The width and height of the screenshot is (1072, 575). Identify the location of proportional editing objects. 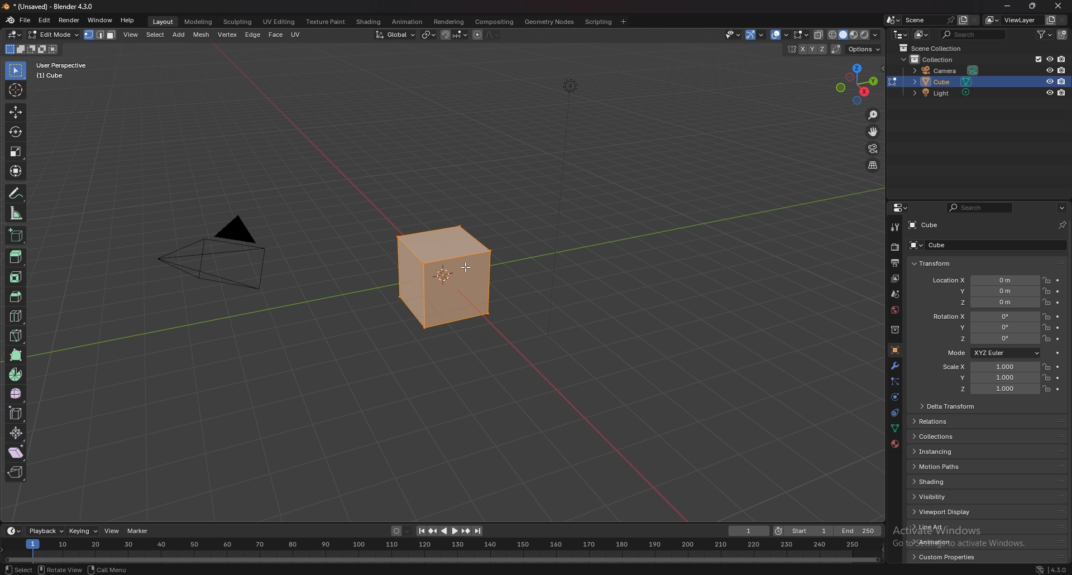
(486, 35).